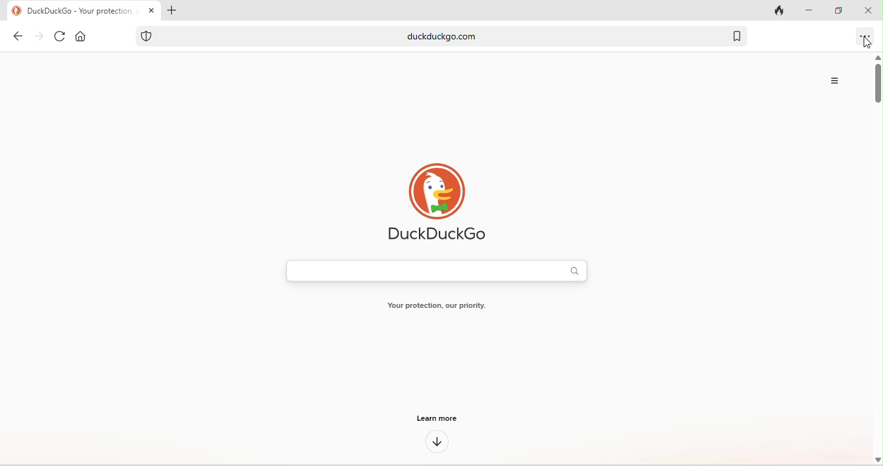 This screenshot has width=883, height=466. What do you see at coordinates (153, 10) in the screenshot?
I see `close` at bounding box center [153, 10].